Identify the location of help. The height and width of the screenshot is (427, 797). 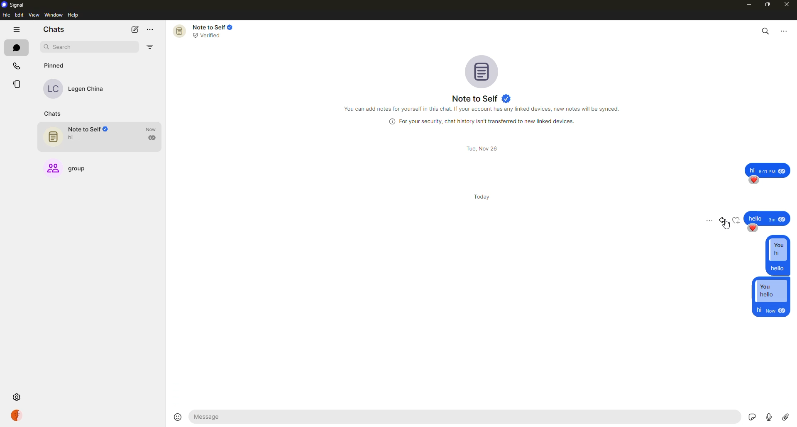
(73, 15).